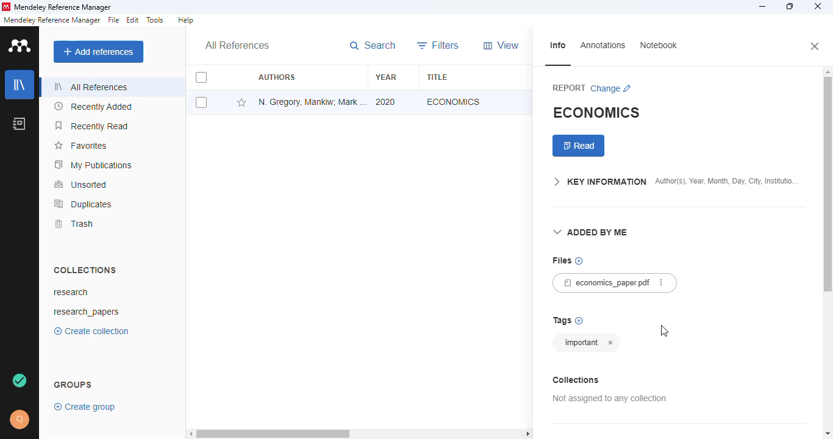  I want to click on economics_paper.pdf, so click(602, 282).